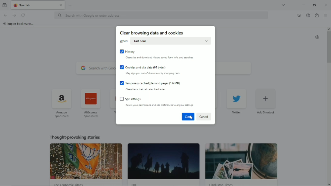 The height and width of the screenshot is (186, 331). Describe the element at coordinates (163, 161) in the screenshot. I see `image` at that location.